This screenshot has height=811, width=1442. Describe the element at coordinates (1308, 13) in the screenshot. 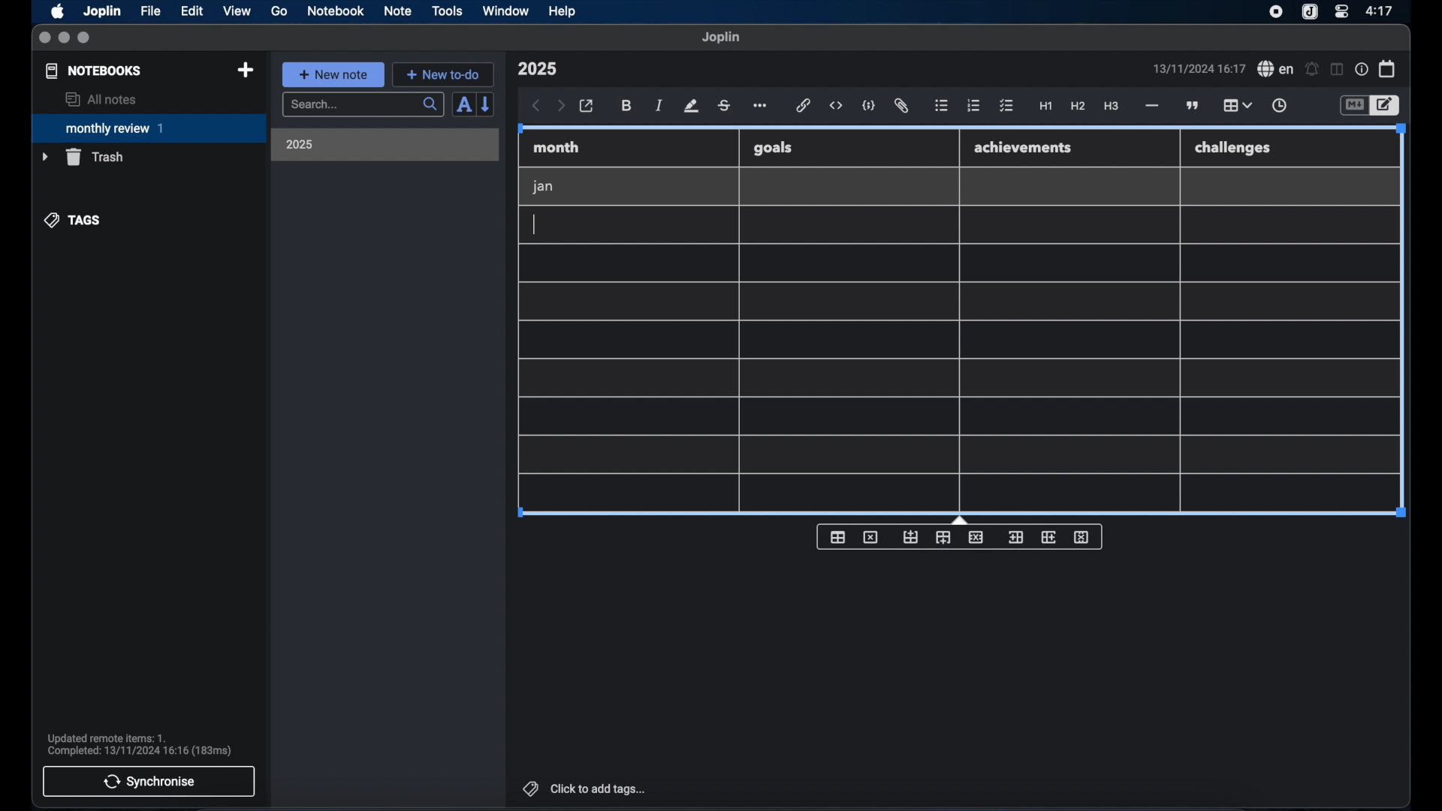

I see `joplin icon` at that location.